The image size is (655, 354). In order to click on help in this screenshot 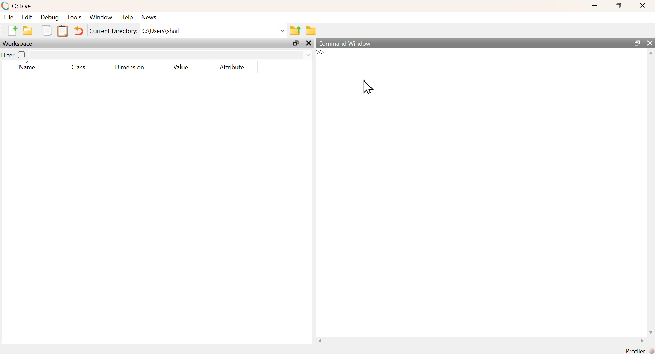, I will do `click(126, 17)`.